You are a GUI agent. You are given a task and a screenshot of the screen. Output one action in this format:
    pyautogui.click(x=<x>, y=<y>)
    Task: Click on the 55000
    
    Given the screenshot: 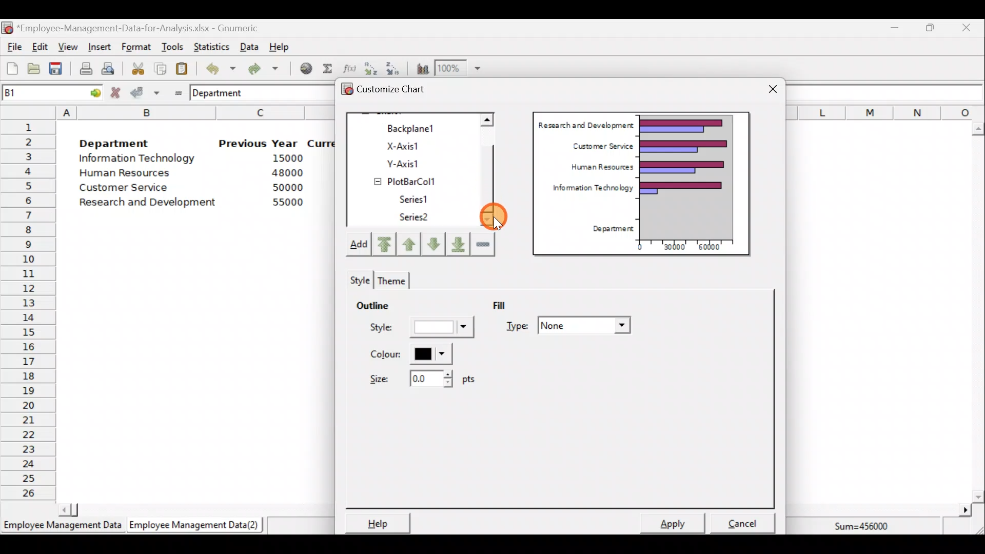 What is the action you would take?
    pyautogui.click(x=288, y=202)
    